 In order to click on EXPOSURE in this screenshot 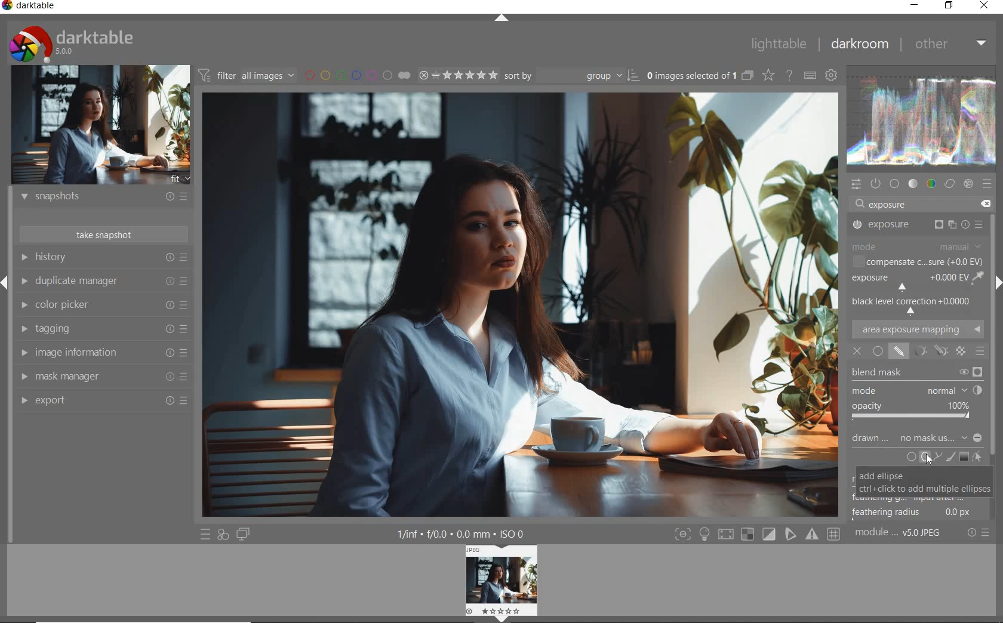, I will do `click(916, 226)`.